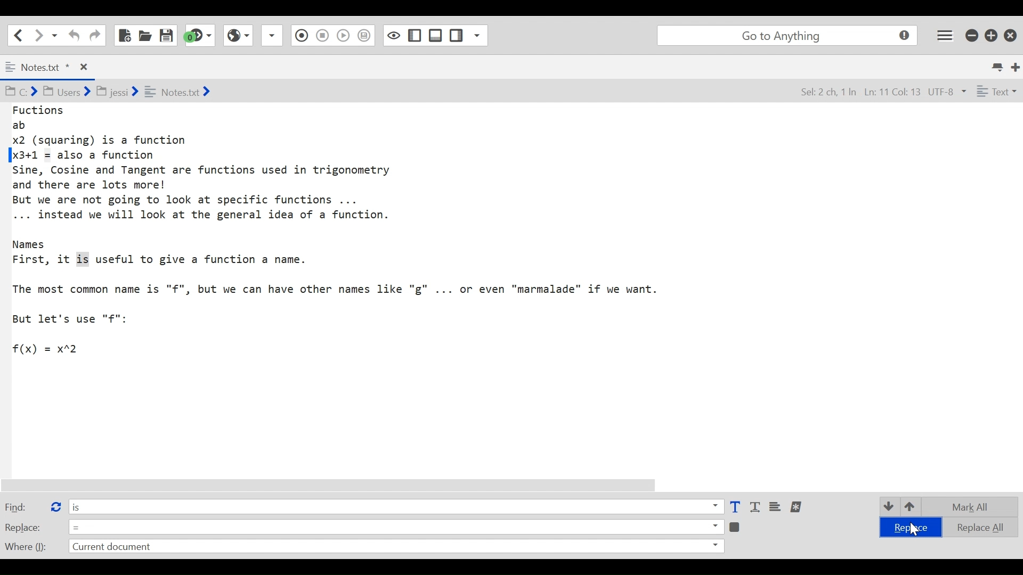 The height and width of the screenshot is (575, 1023). What do you see at coordinates (888, 506) in the screenshot?
I see `Arrow down` at bounding box center [888, 506].